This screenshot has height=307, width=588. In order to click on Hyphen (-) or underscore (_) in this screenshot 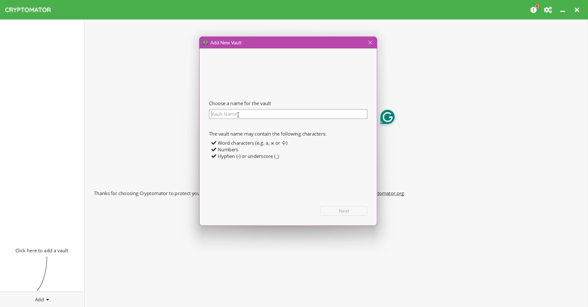, I will do `click(245, 157)`.